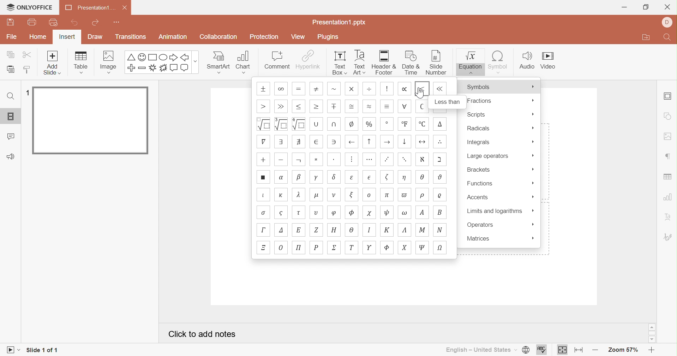 The height and width of the screenshot is (356, 677). Describe the element at coordinates (11, 54) in the screenshot. I see `Copy` at that location.